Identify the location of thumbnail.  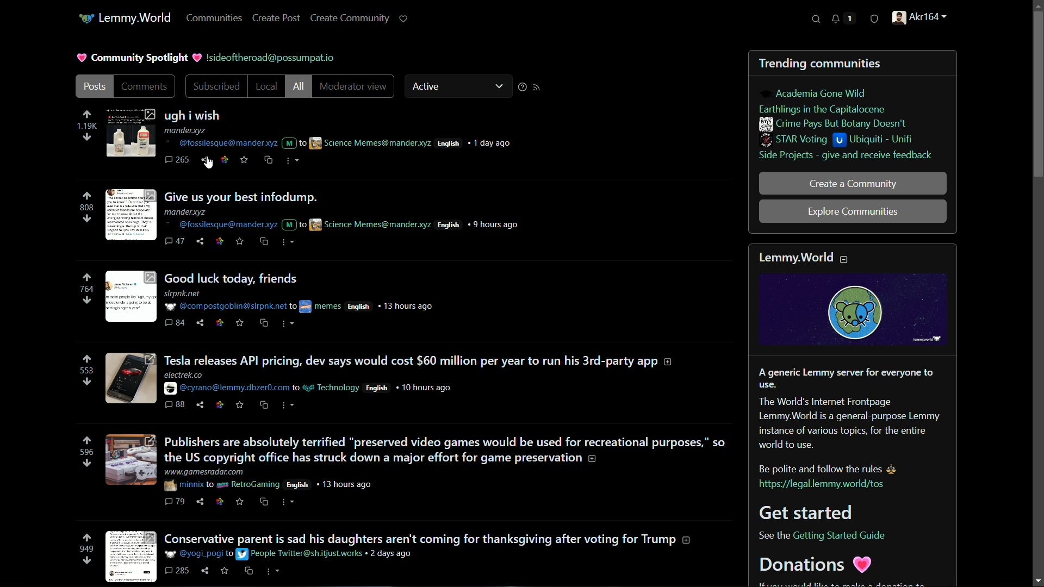
(130, 133).